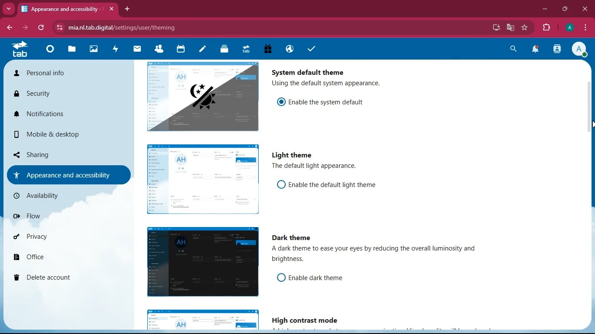  I want to click on close, so click(585, 8).